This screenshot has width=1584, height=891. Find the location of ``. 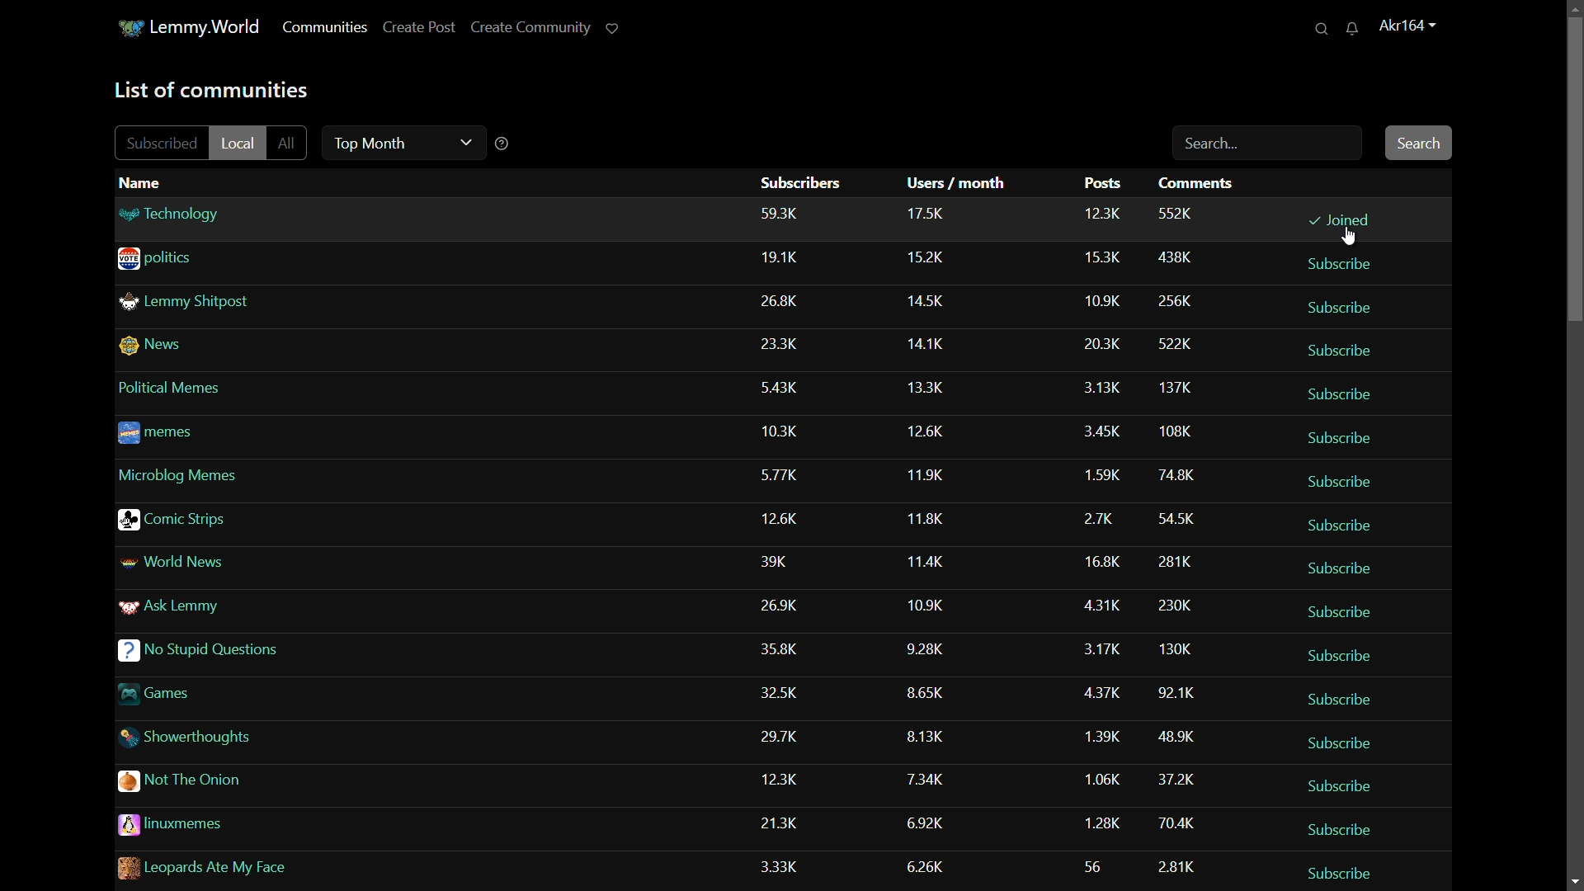

 is located at coordinates (1173, 692).